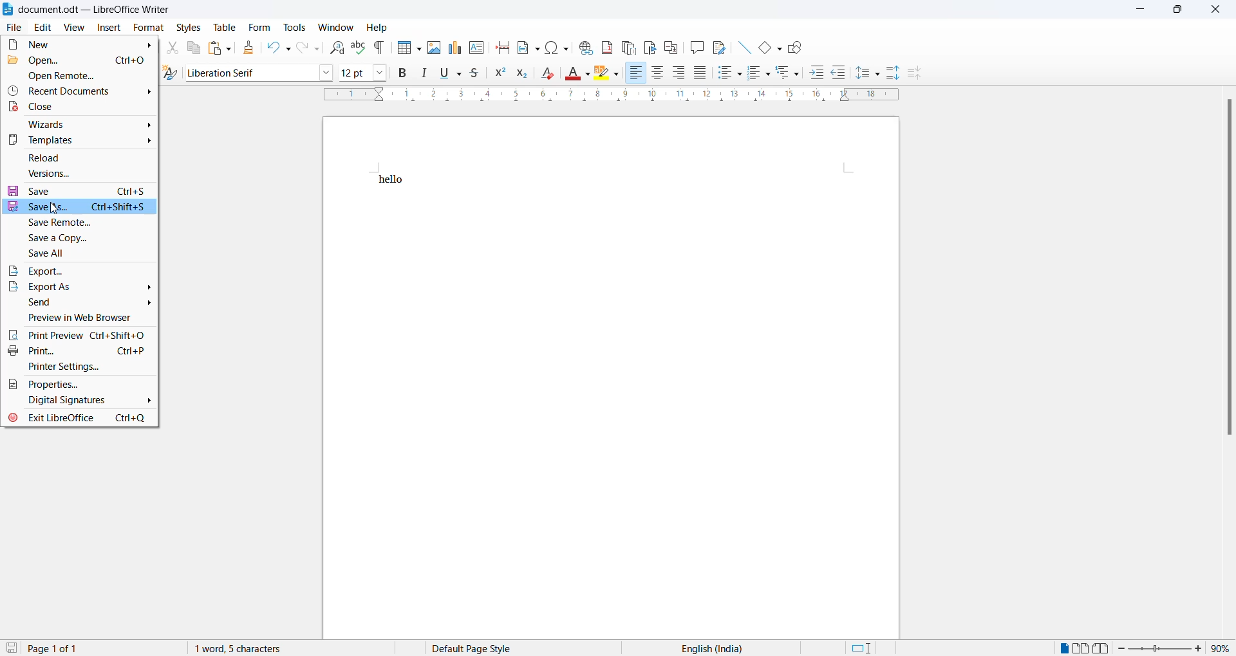 Image resolution: width=1236 pixels, height=656 pixels. What do you see at coordinates (337, 27) in the screenshot?
I see `Window` at bounding box center [337, 27].